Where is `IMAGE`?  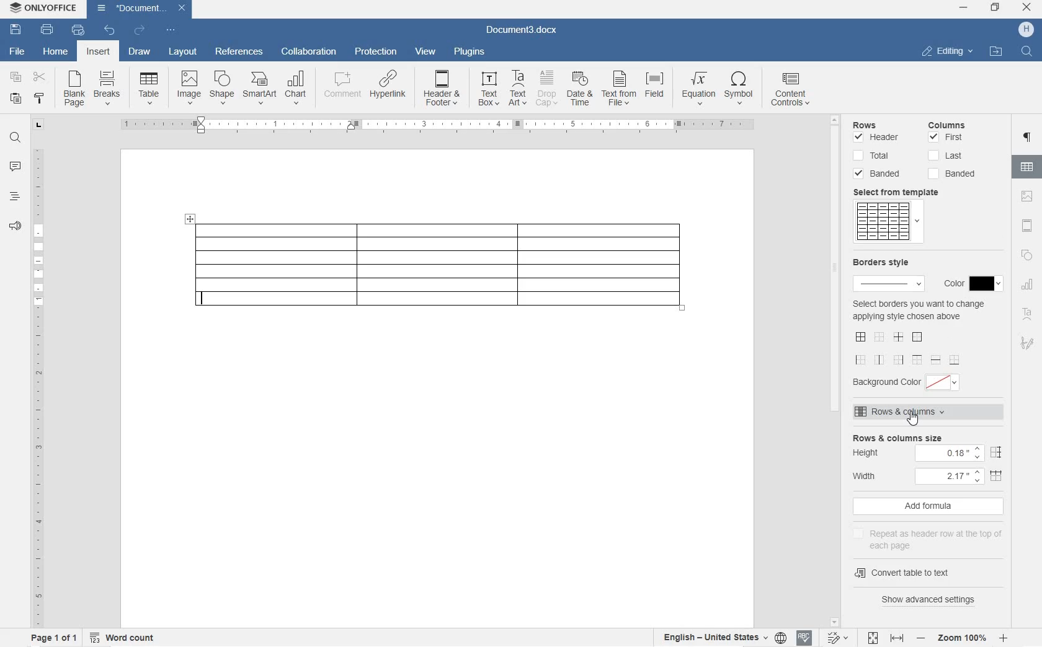
IMAGE is located at coordinates (189, 88).